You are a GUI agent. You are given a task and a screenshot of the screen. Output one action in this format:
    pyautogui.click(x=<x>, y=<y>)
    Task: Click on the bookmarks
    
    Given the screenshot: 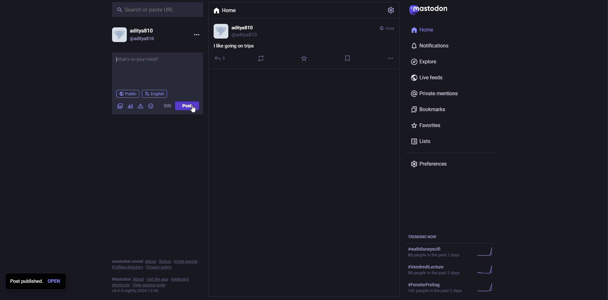 What is the action you would take?
    pyautogui.click(x=429, y=110)
    